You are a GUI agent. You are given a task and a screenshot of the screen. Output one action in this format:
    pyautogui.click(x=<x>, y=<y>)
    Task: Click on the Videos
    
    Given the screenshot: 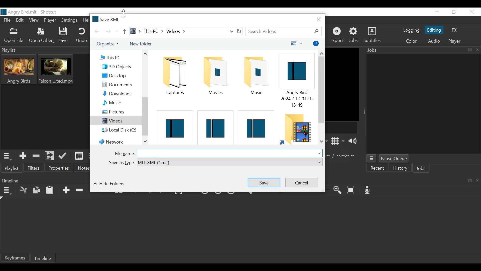 What is the action you would take?
    pyautogui.click(x=115, y=121)
    